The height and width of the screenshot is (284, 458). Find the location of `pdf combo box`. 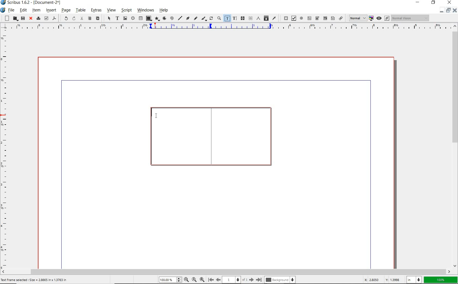

pdf combo box is located at coordinates (324, 18).